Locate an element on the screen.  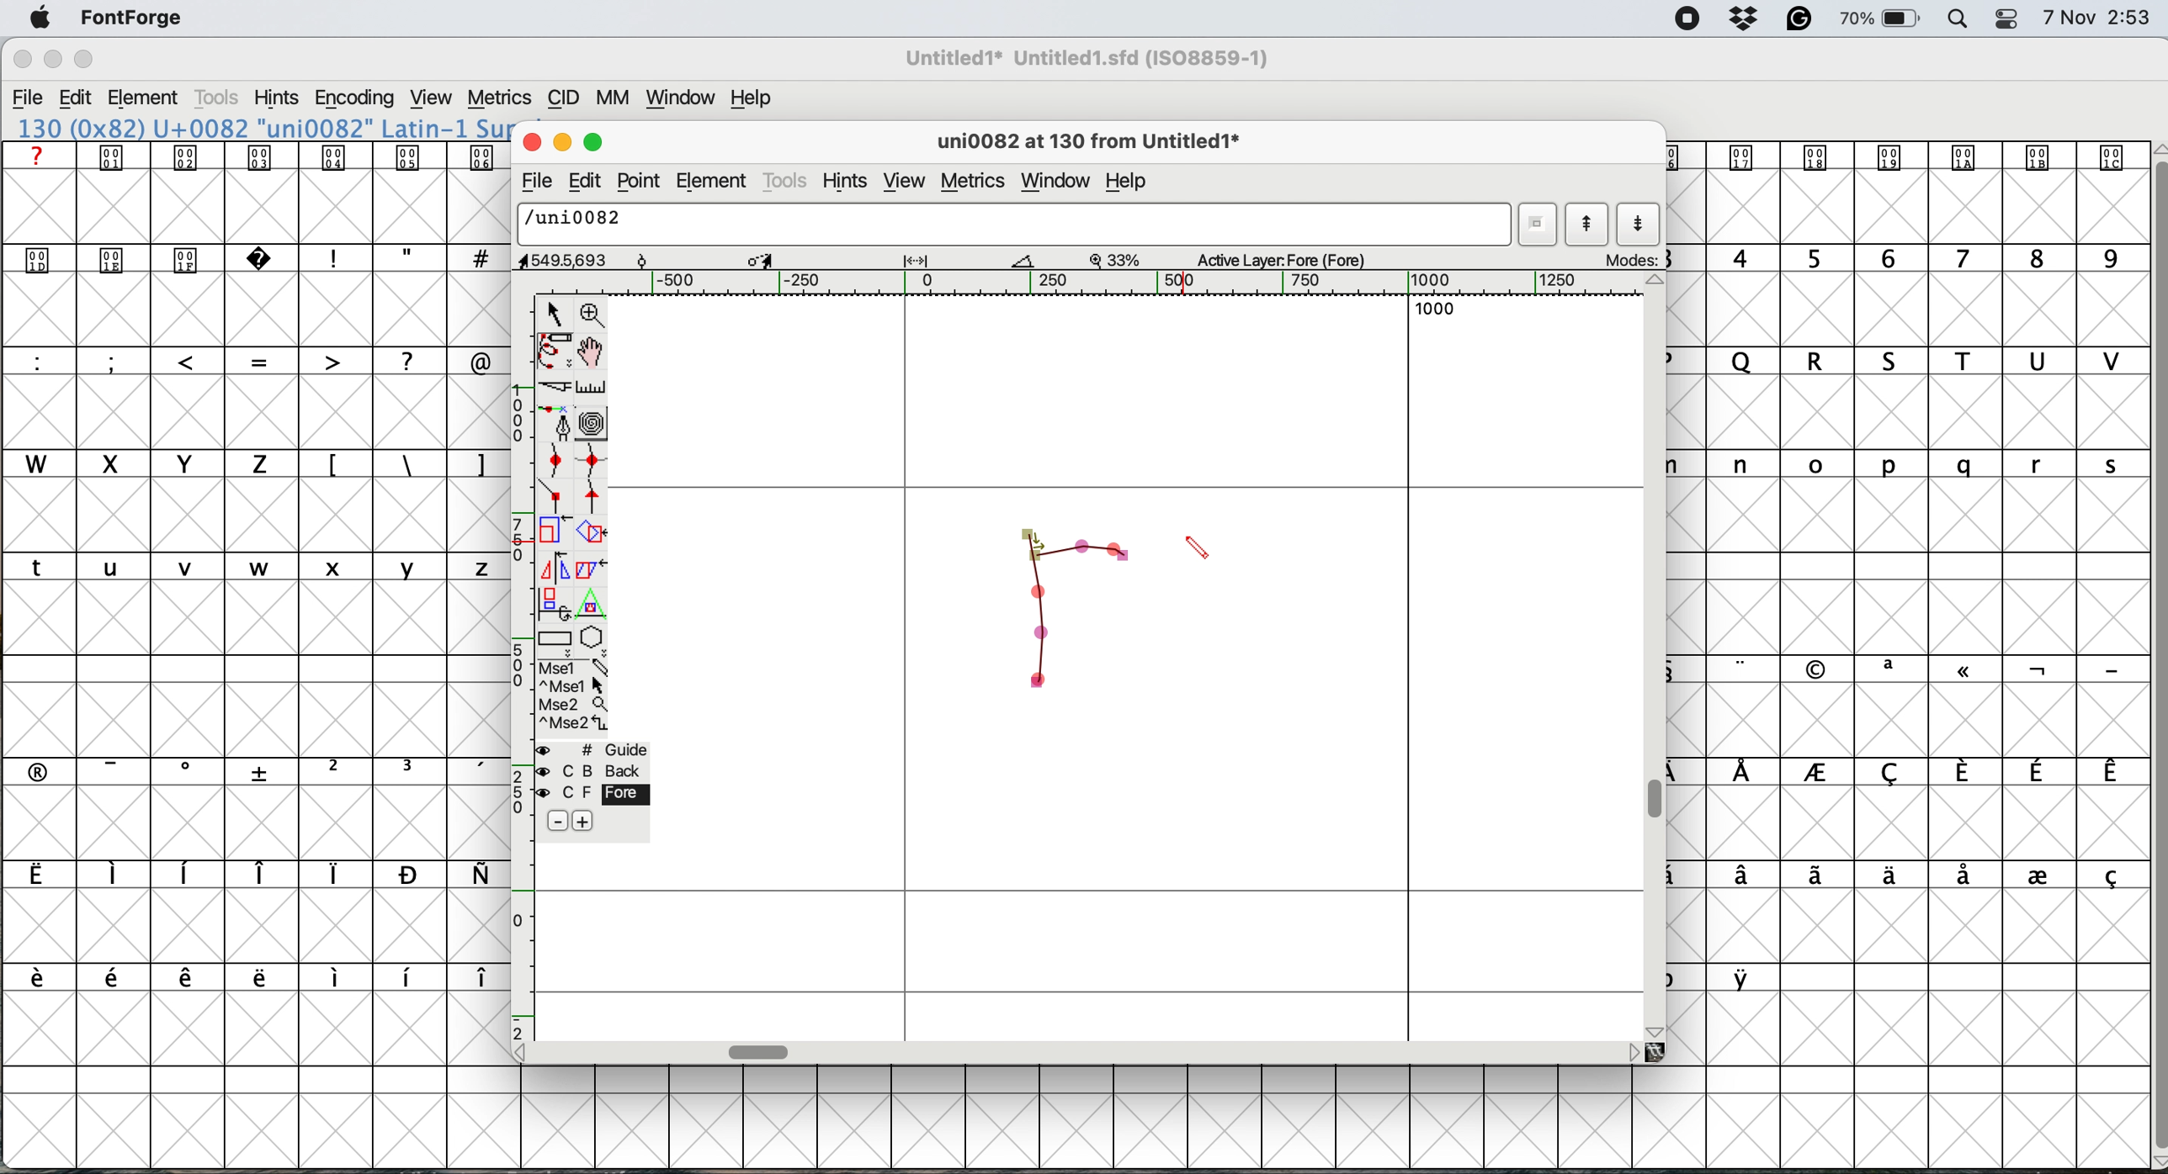
lowercase letters is located at coordinates (247, 568).